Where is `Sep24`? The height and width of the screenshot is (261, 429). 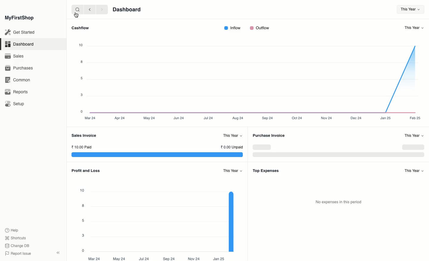
Sep24 is located at coordinates (268, 118).